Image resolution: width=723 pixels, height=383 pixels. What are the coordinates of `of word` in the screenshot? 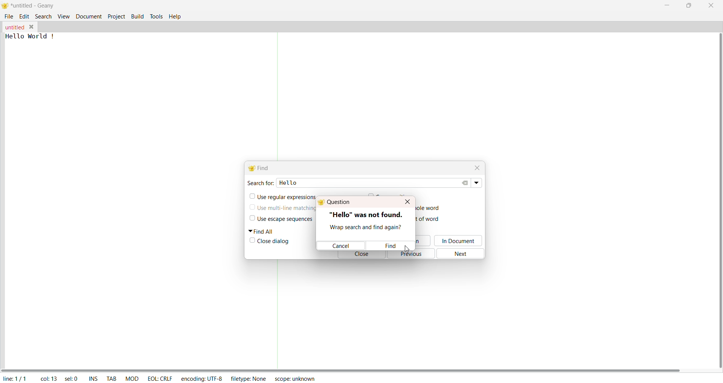 It's located at (432, 219).